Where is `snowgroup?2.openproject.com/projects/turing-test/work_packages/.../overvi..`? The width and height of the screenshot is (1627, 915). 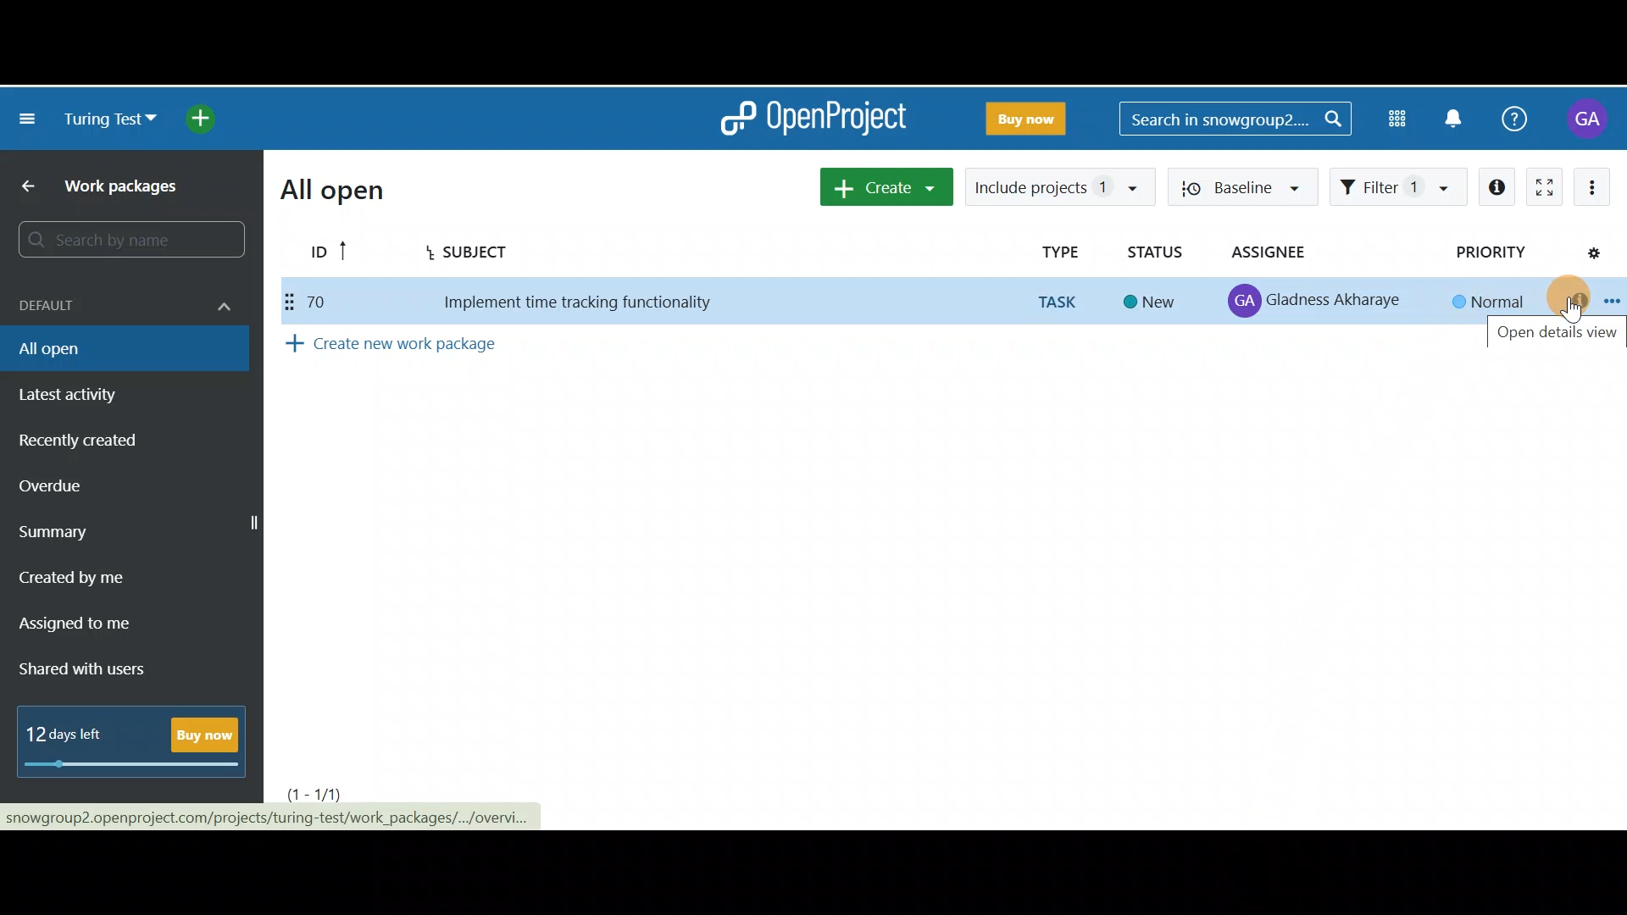
snowgroup?2.openproject.com/projects/turing-test/work_packages/.../overvi.. is located at coordinates (273, 818).